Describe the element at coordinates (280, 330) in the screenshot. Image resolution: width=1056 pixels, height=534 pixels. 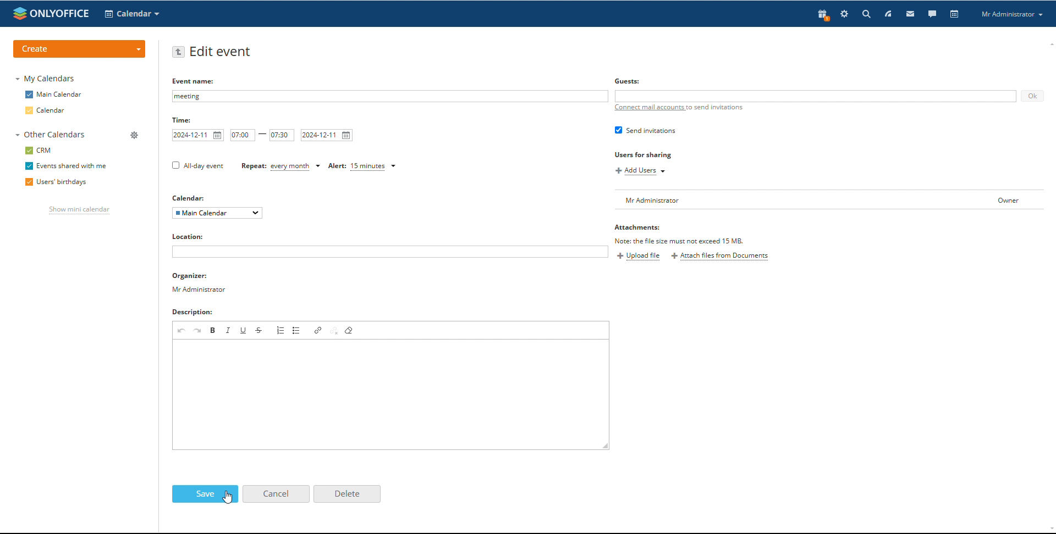
I see `insert/remove numbered list` at that location.